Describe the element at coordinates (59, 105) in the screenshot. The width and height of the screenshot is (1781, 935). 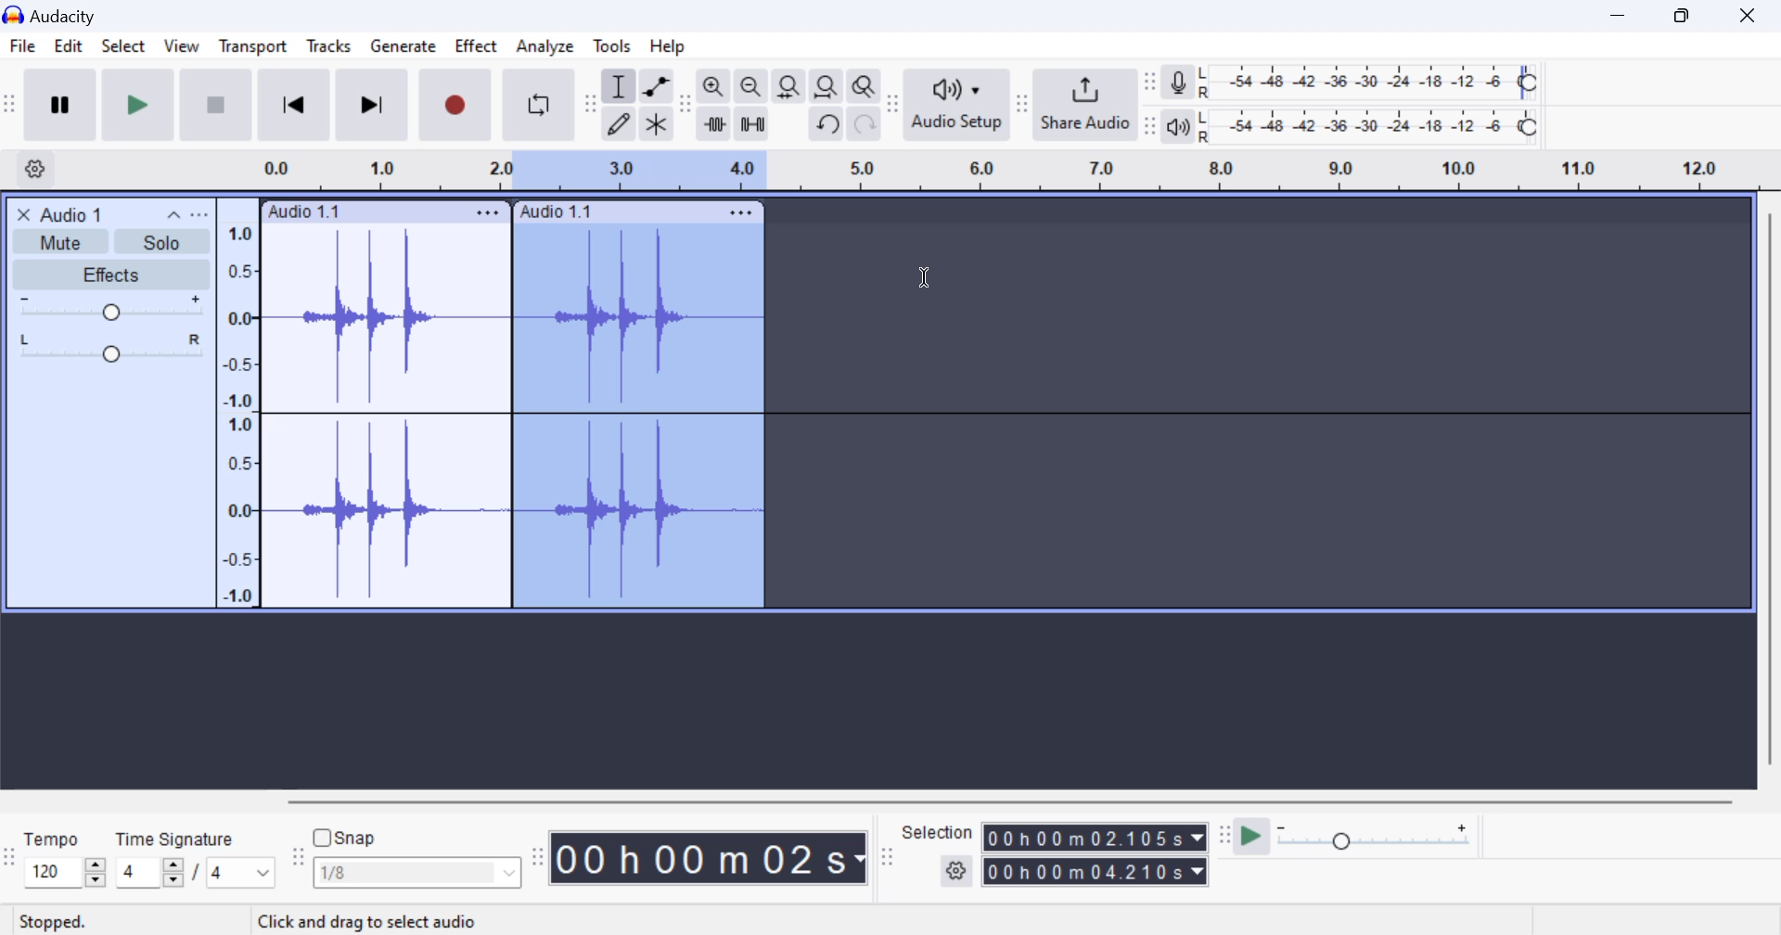
I see `Pause` at that location.